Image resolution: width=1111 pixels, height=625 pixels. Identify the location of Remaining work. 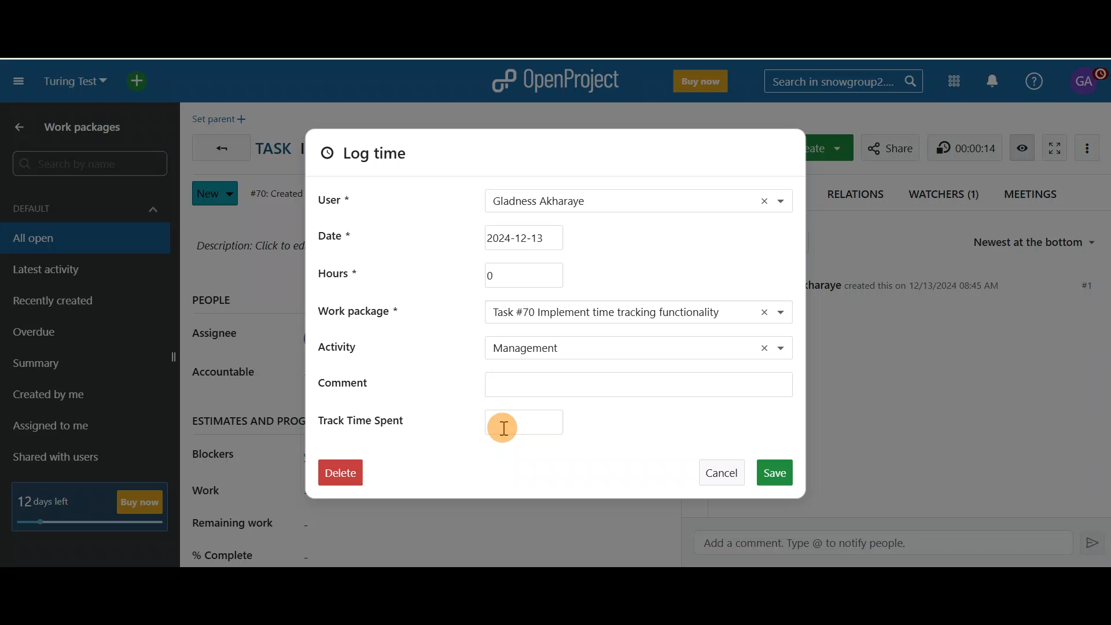
(308, 524).